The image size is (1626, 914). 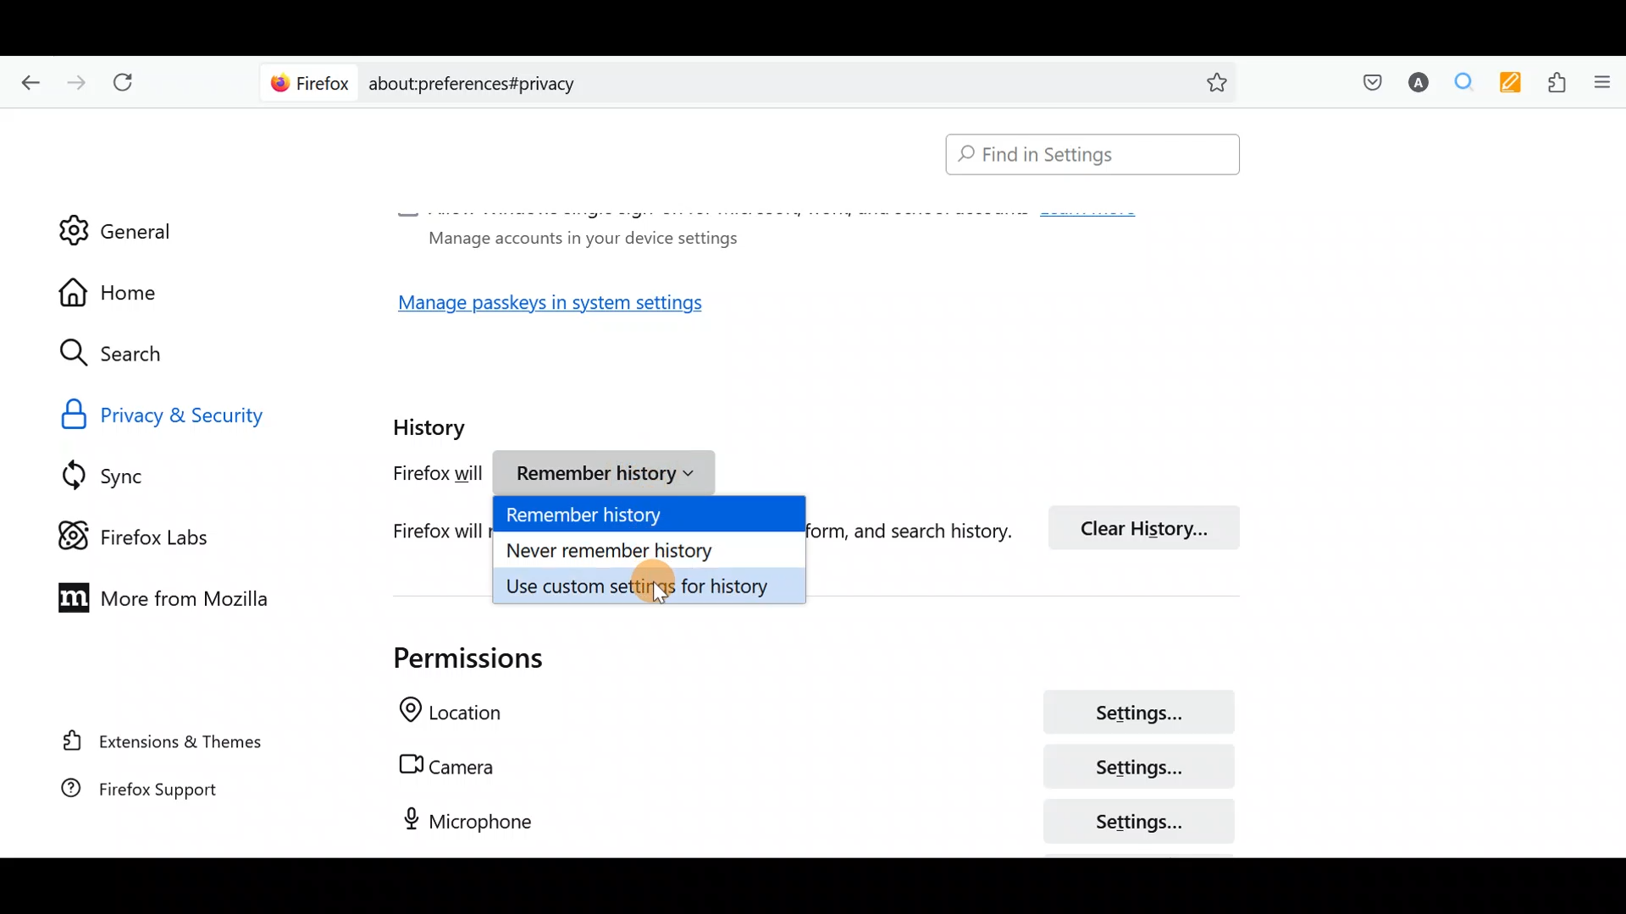 What do you see at coordinates (611, 476) in the screenshot?
I see `Remember history` at bounding box center [611, 476].